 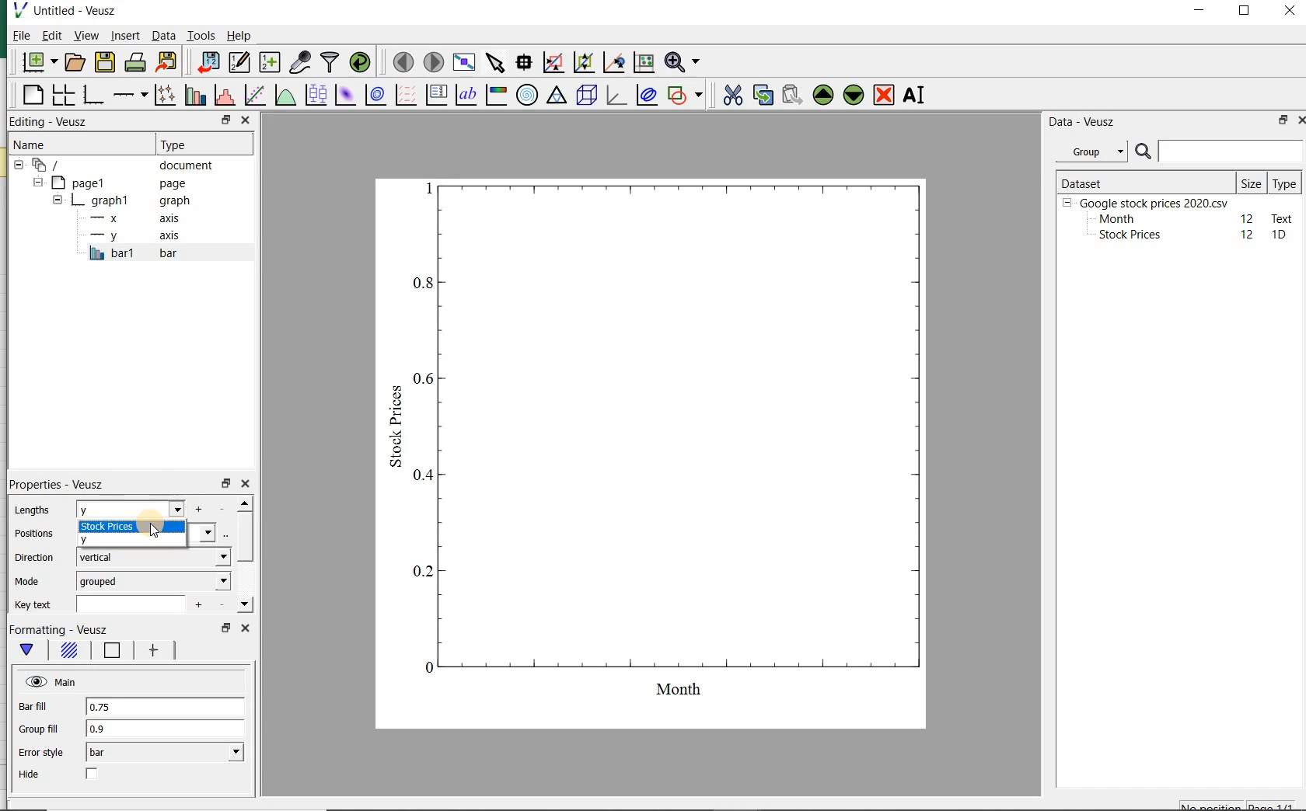 I want to click on renames the selected widget, so click(x=912, y=97).